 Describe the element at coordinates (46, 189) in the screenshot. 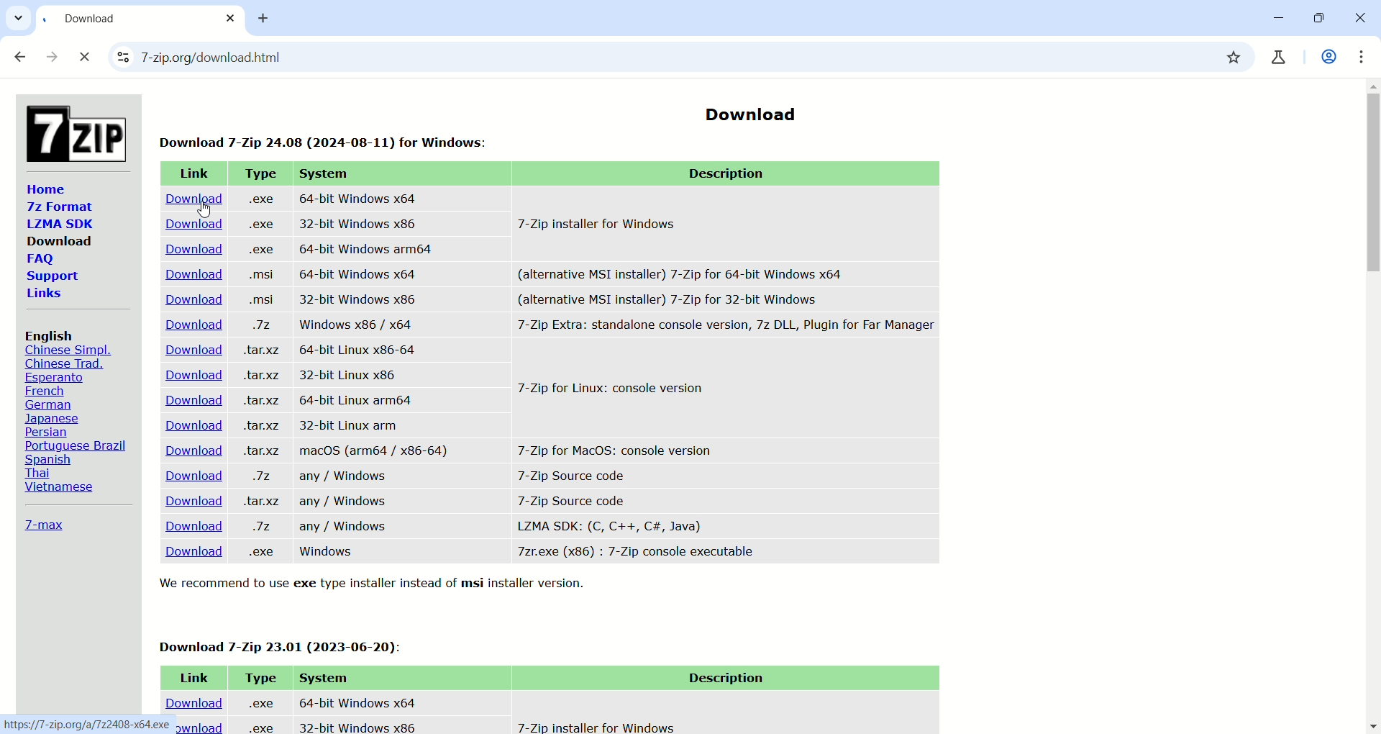

I see `Home` at that location.